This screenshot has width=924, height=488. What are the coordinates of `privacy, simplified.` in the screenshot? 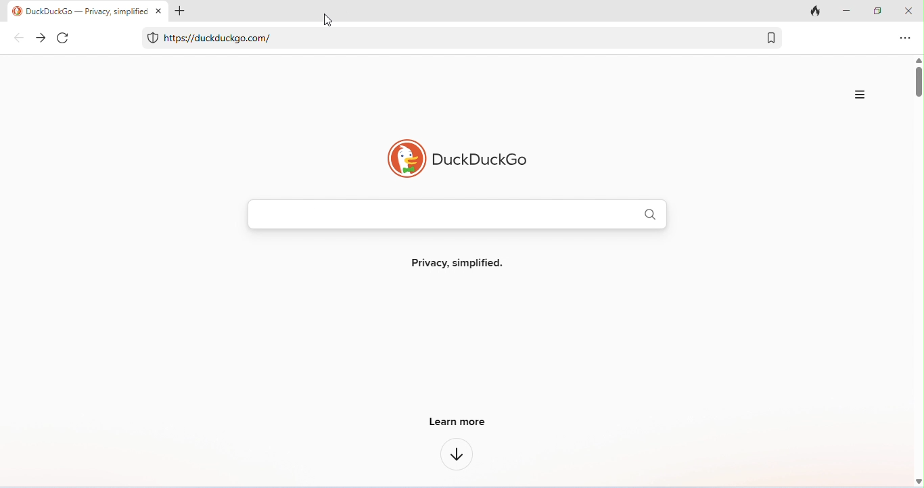 It's located at (455, 261).